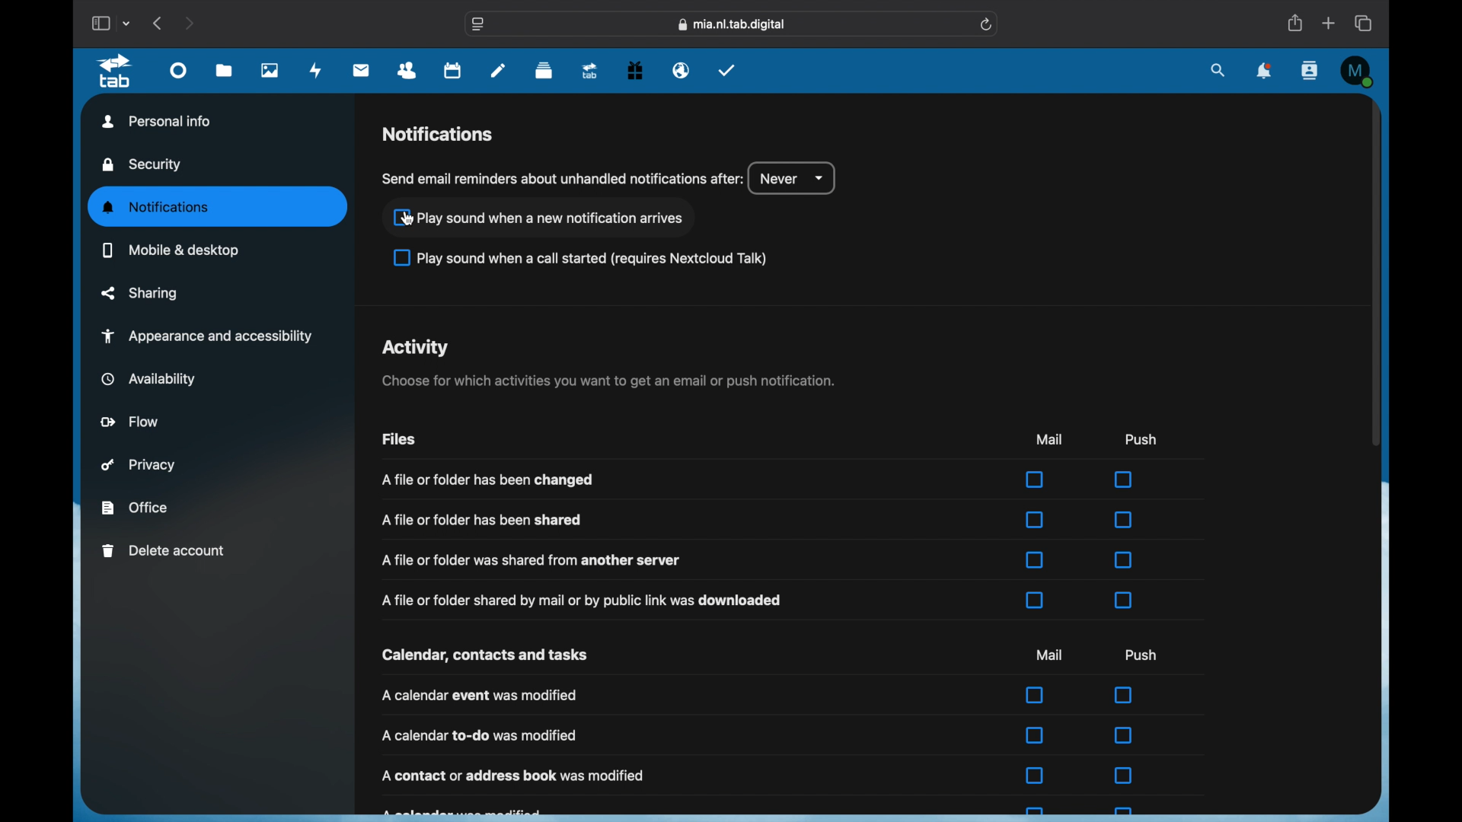  Describe the element at coordinates (1123, 737) in the screenshot. I see `checkbox` at that location.